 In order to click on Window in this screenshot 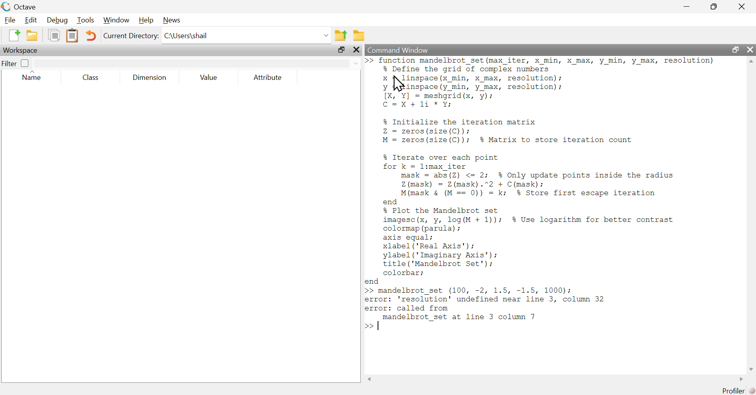, I will do `click(115, 20)`.